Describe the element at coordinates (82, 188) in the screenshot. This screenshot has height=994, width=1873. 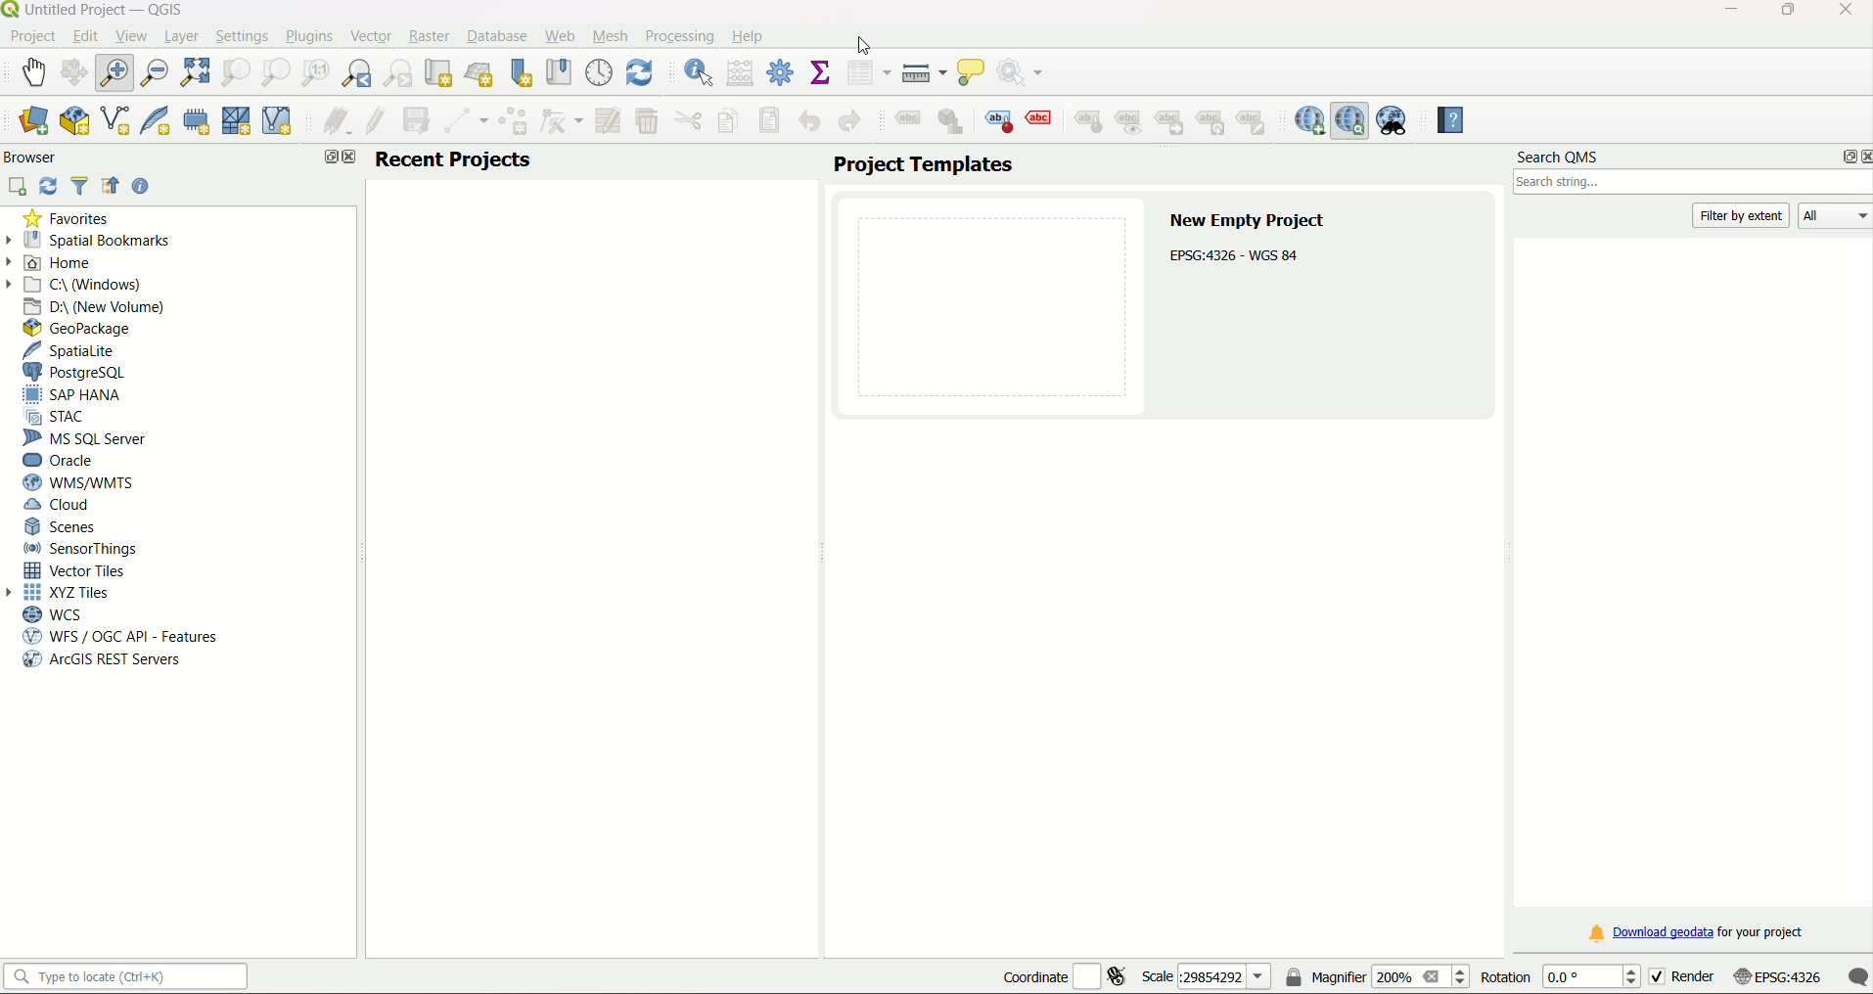
I see `filter browser` at that location.